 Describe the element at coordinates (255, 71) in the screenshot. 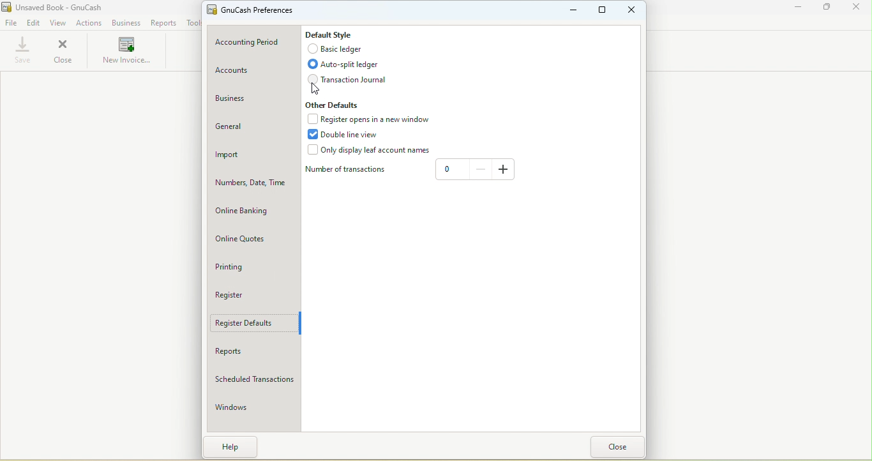

I see `Accounts` at that location.